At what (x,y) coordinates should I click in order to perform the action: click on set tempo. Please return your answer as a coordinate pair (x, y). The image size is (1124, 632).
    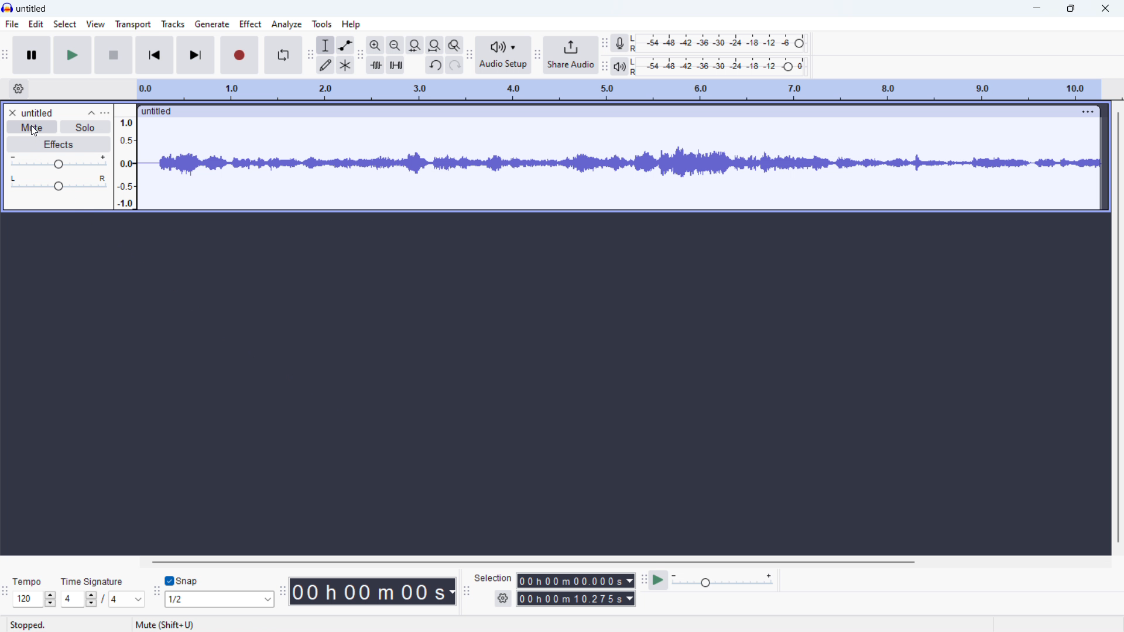
    Looking at the image, I should click on (34, 600).